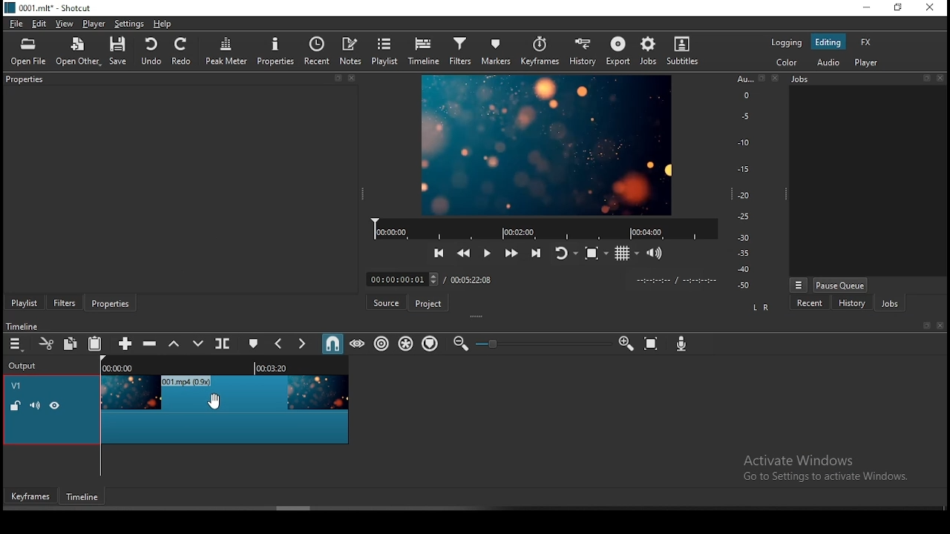 Image resolution: width=950 pixels, height=534 pixels. I want to click on preview, so click(547, 143).